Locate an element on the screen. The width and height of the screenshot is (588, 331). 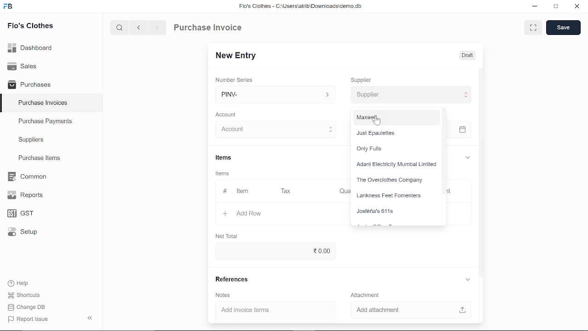
Just Epaulettes is located at coordinates (394, 132).